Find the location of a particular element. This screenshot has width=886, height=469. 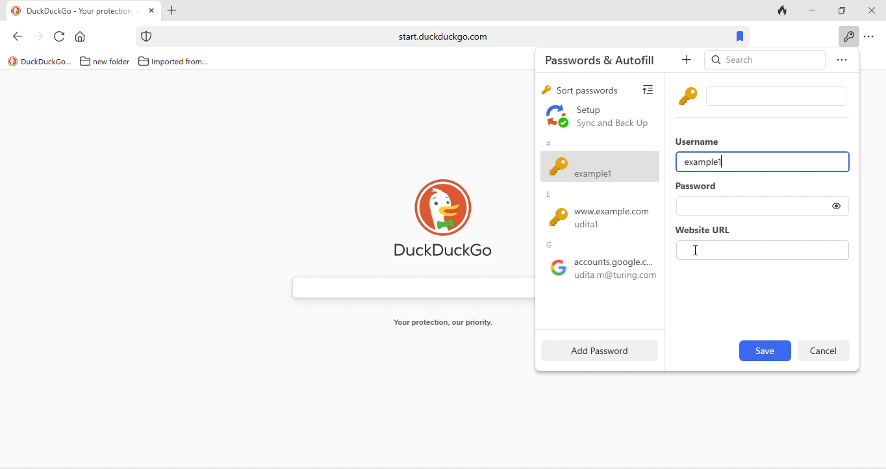

passwords and autofill is located at coordinates (608, 59).